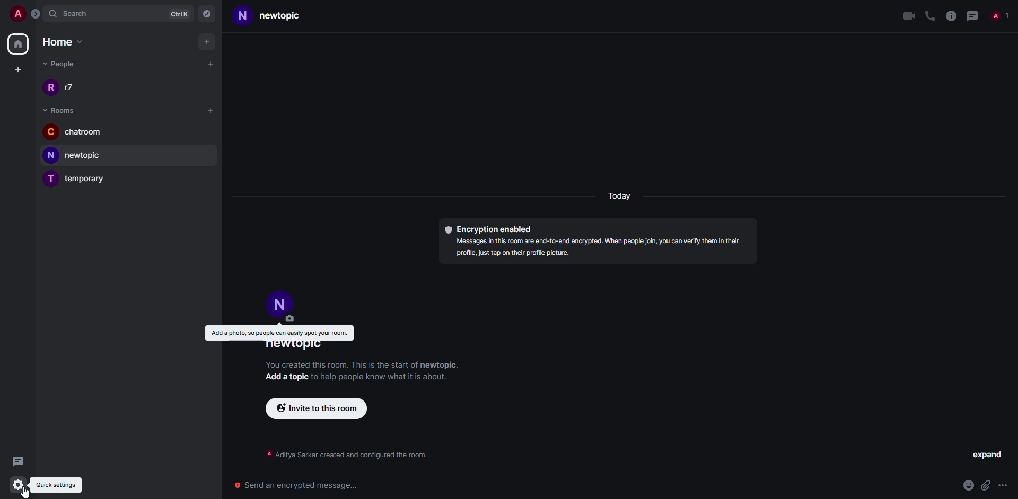 This screenshot has height=499, width=1018. What do you see at coordinates (16, 14) in the screenshot?
I see `account` at bounding box center [16, 14].